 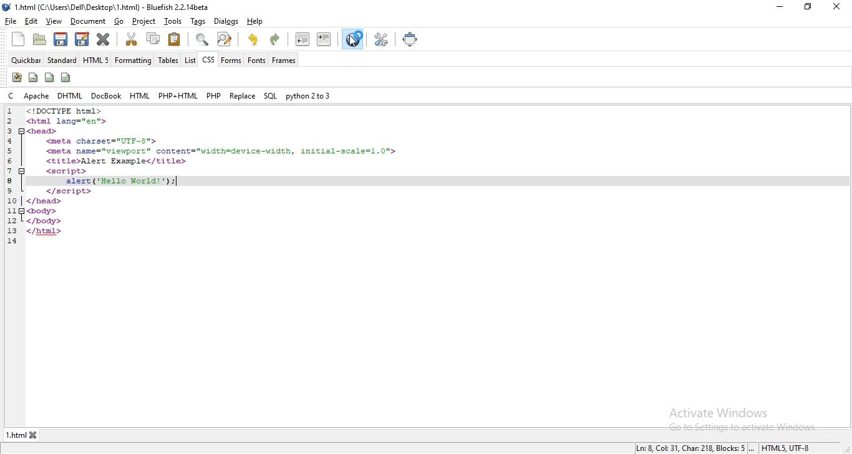 What do you see at coordinates (326, 38) in the screenshot?
I see `indent` at bounding box center [326, 38].